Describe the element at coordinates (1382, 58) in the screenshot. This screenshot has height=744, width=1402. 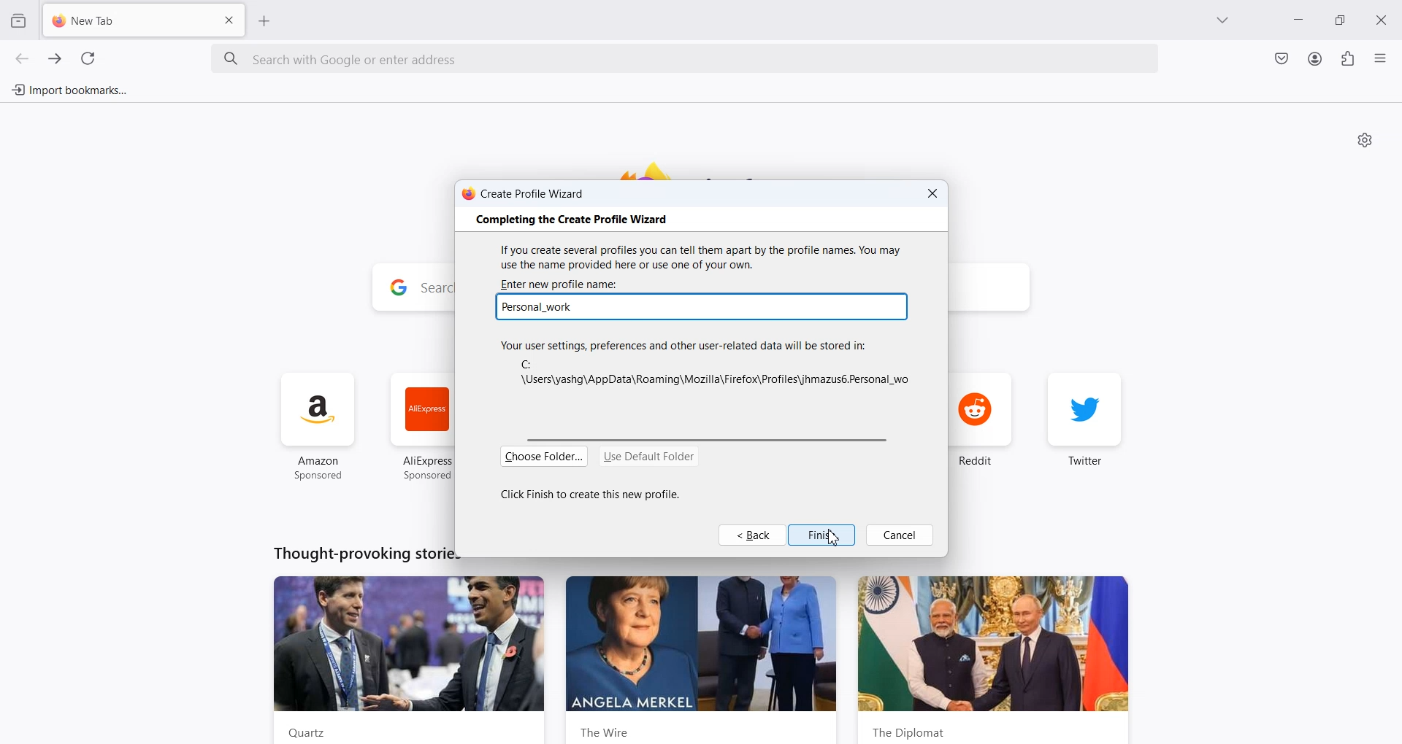
I see `Open Application menu` at that location.